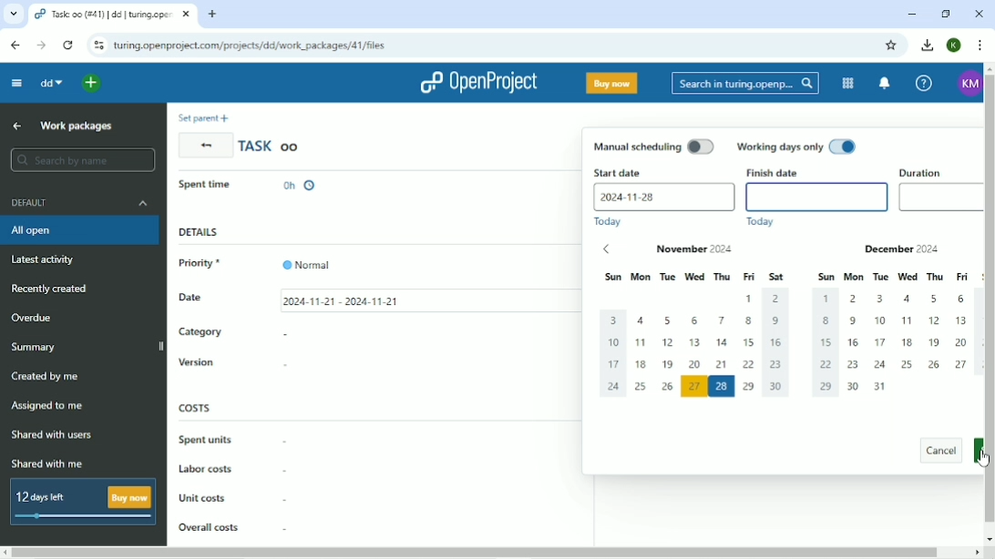  What do you see at coordinates (665, 197) in the screenshot?
I see `2024-11-28` at bounding box center [665, 197].